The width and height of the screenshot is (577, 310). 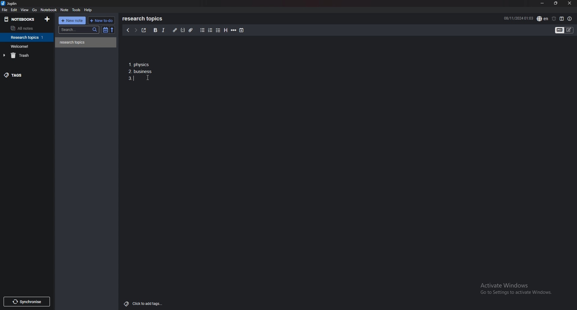 What do you see at coordinates (86, 42) in the screenshot?
I see `note` at bounding box center [86, 42].